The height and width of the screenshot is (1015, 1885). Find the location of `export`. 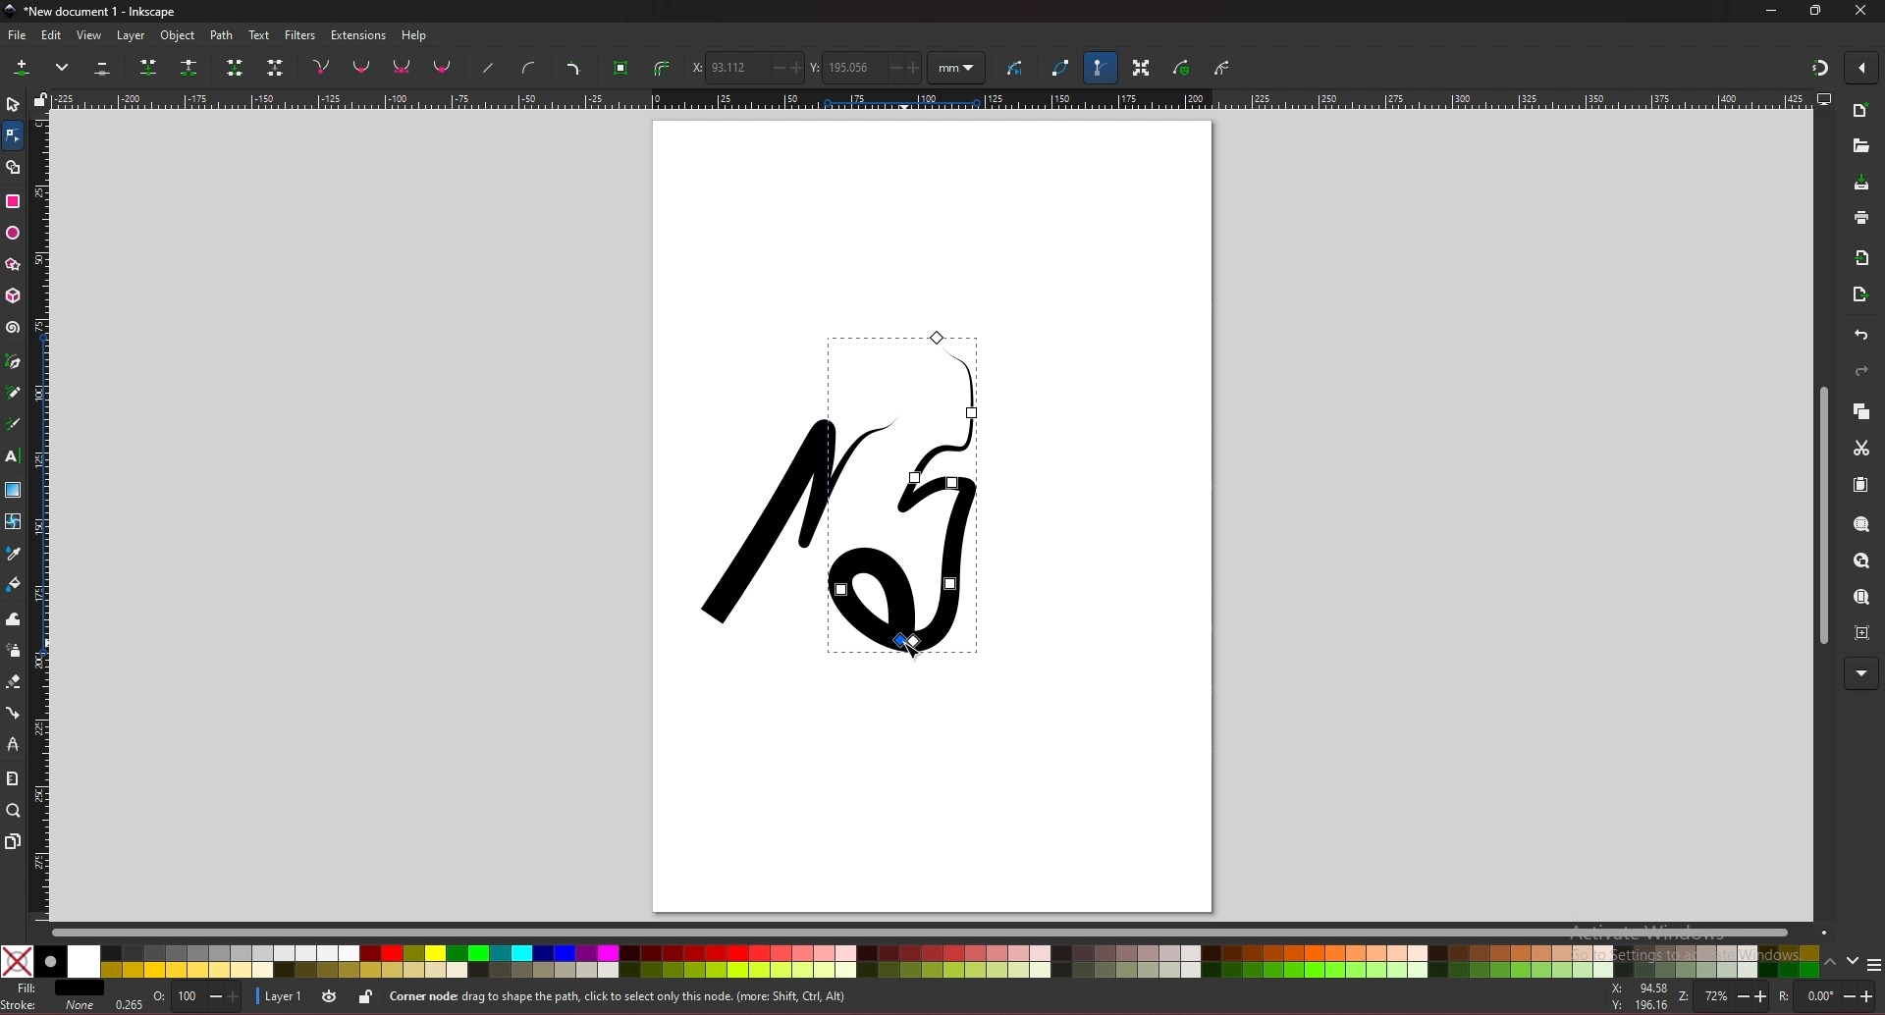

export is located at coordinates (1861, 294).